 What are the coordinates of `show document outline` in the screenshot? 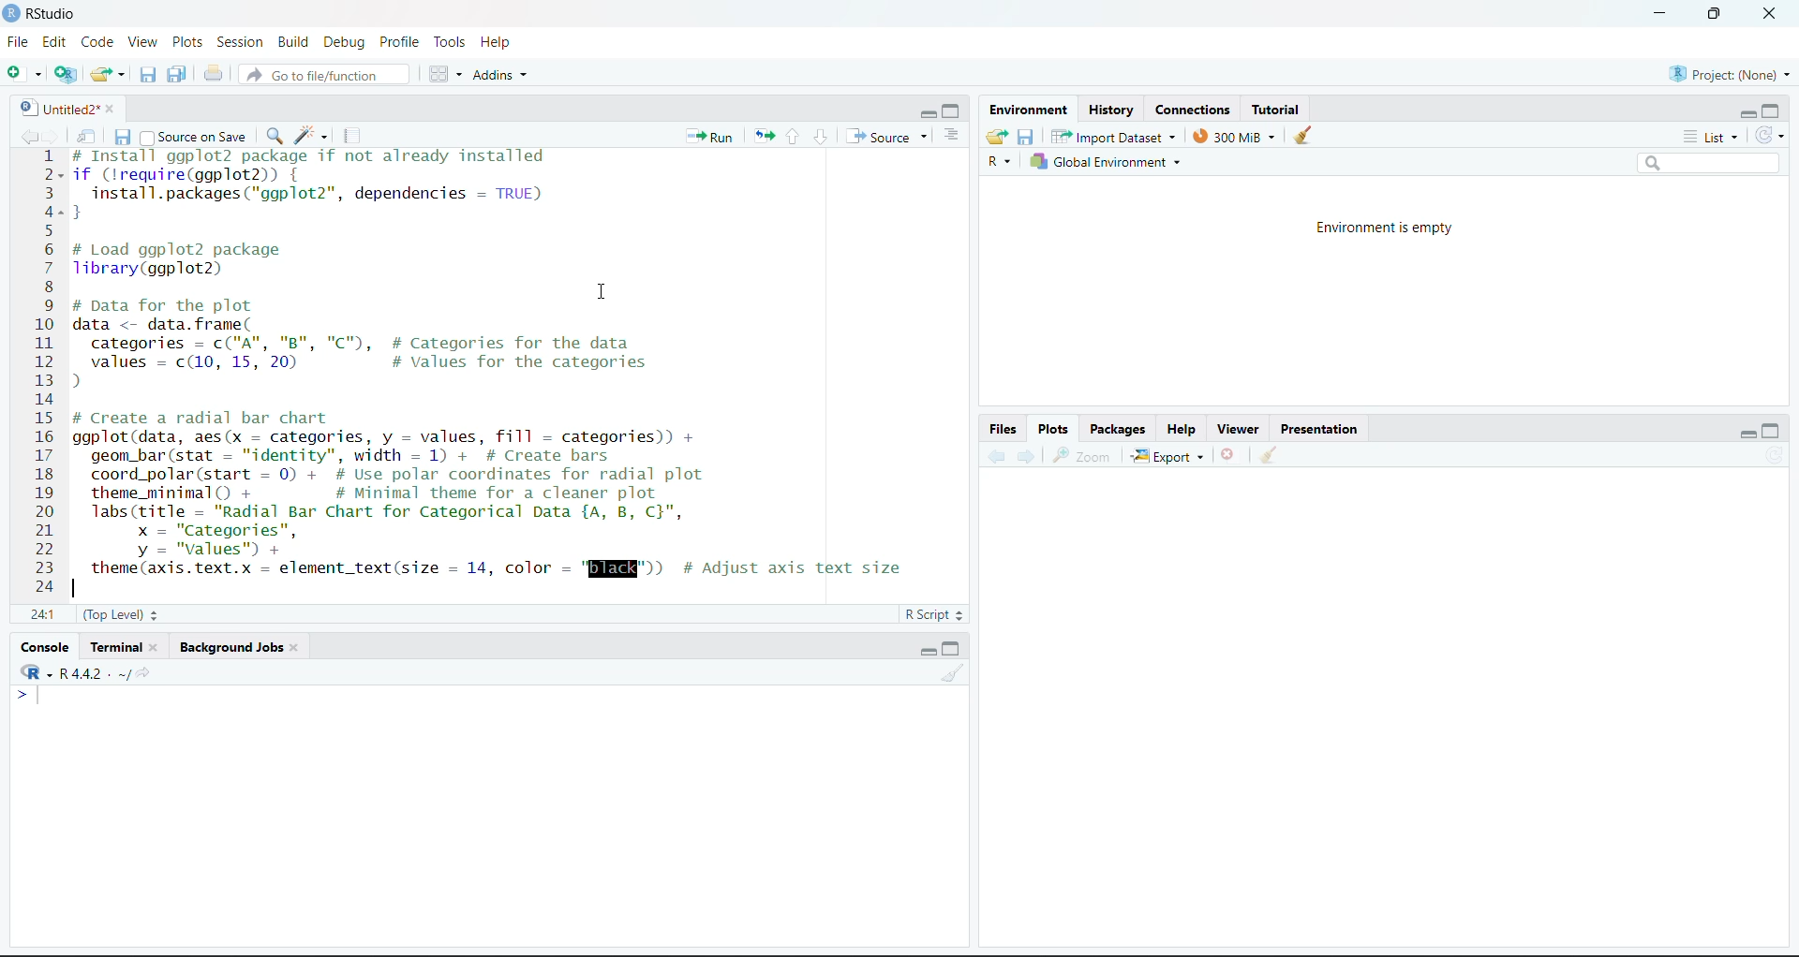 It's located at (954, 136).